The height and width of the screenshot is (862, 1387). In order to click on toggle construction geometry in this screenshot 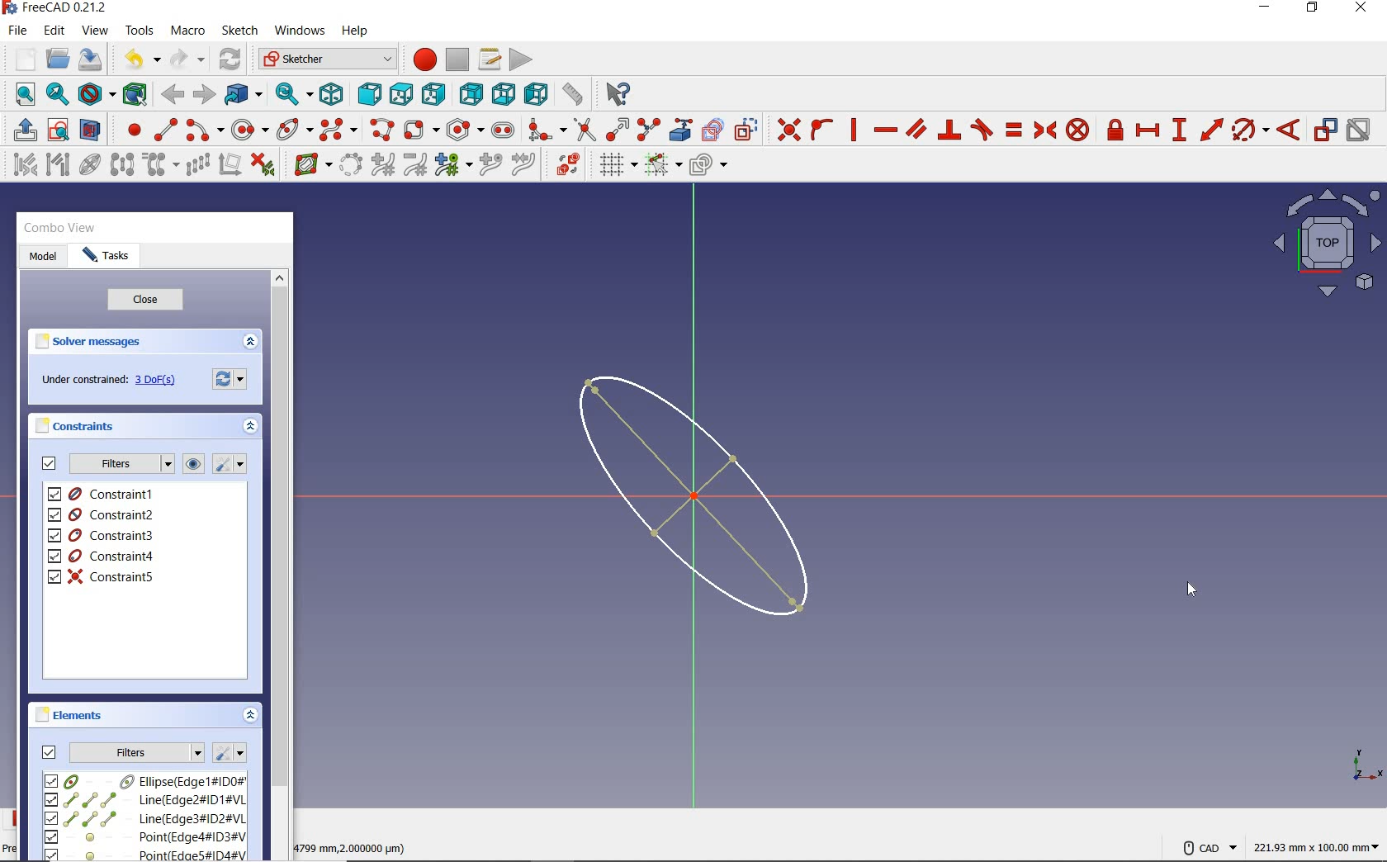, I will do `click(746, 129)`.